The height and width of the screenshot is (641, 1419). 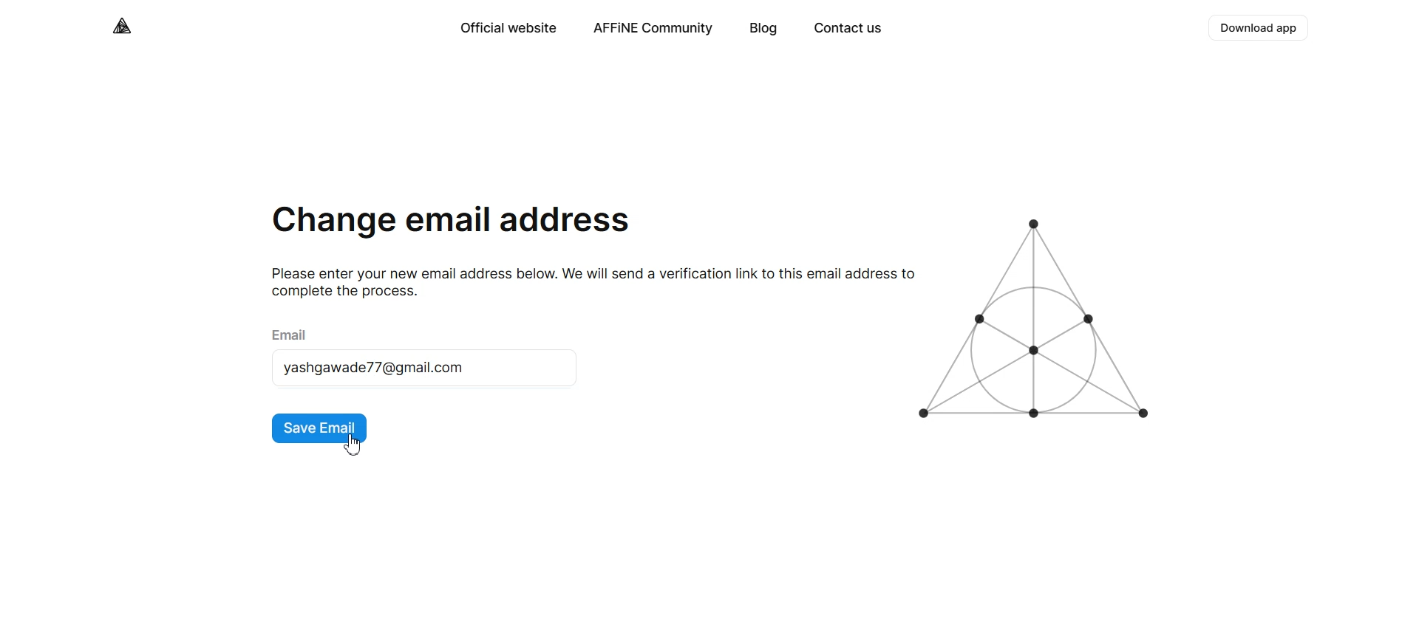 I want to click on Email ID , so click(x=424, y=368).